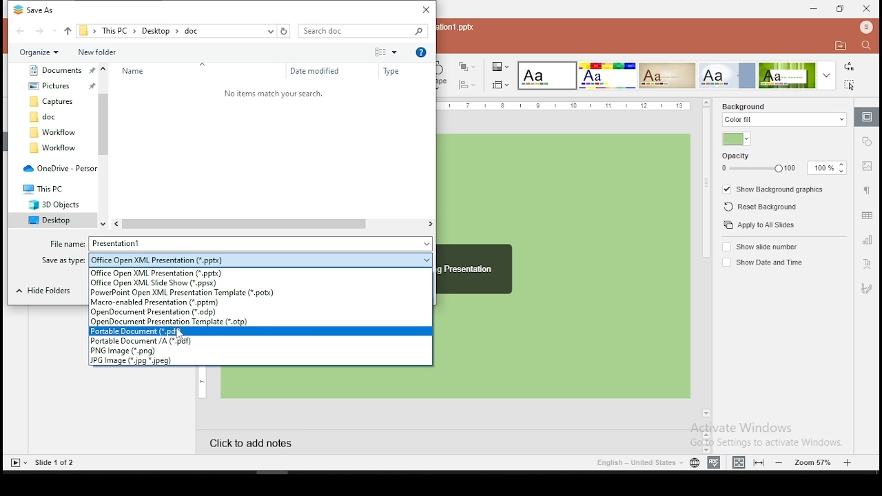 The width and height of the screenshot is (882, 496). What do you see at coordinates (867, 167) in the screenshot?
I see `image settings` at bounding box center [867, 167].